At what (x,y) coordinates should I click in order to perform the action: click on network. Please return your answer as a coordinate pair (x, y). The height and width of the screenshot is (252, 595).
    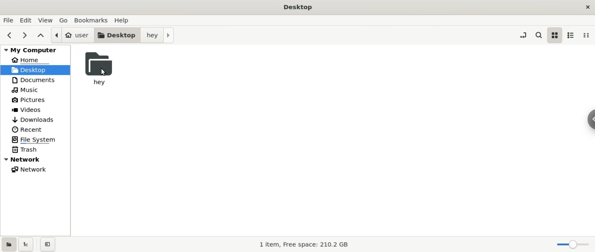
    Looking at the image, I should click on (36, 160).